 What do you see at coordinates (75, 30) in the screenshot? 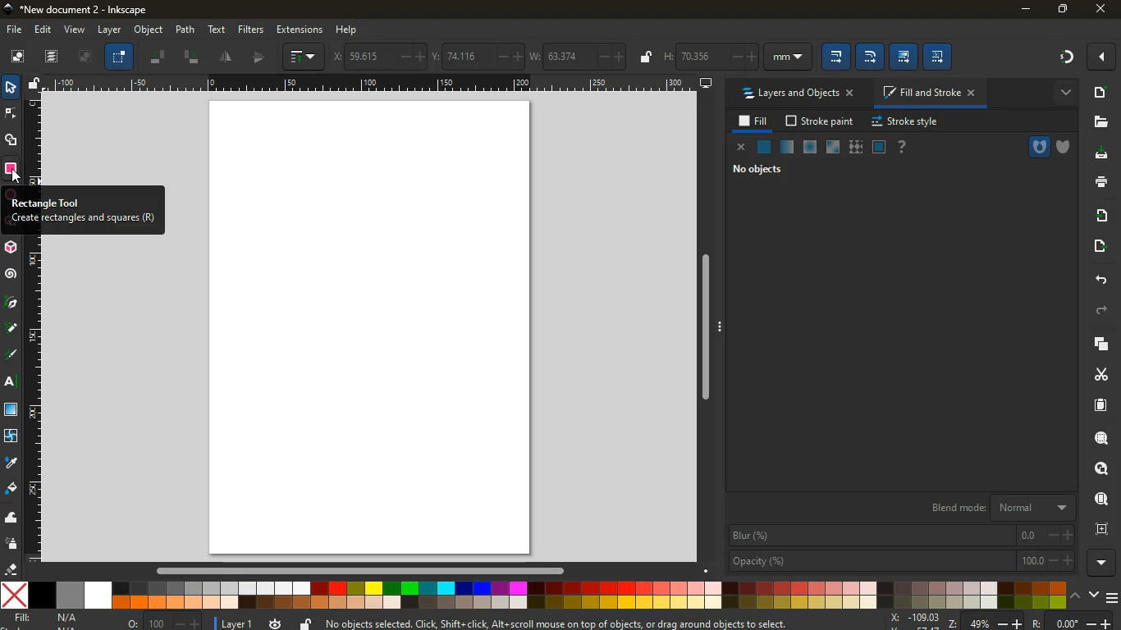
I see `view` at bounding box center [75, 30].